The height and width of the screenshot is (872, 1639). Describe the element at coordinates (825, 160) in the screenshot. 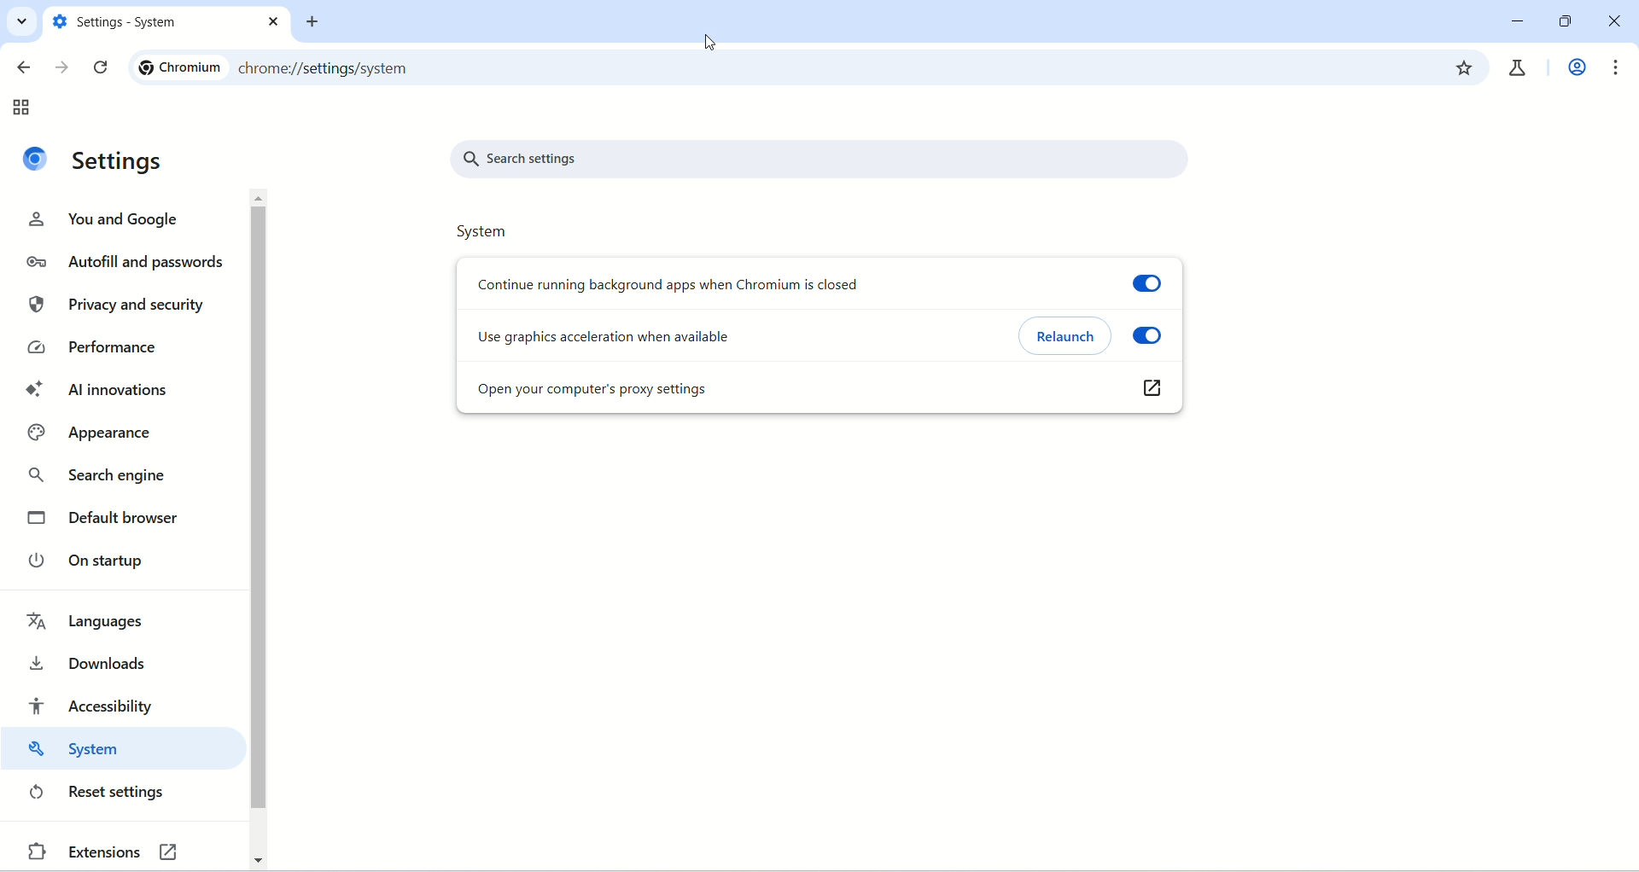

I see `search settings` at that location.